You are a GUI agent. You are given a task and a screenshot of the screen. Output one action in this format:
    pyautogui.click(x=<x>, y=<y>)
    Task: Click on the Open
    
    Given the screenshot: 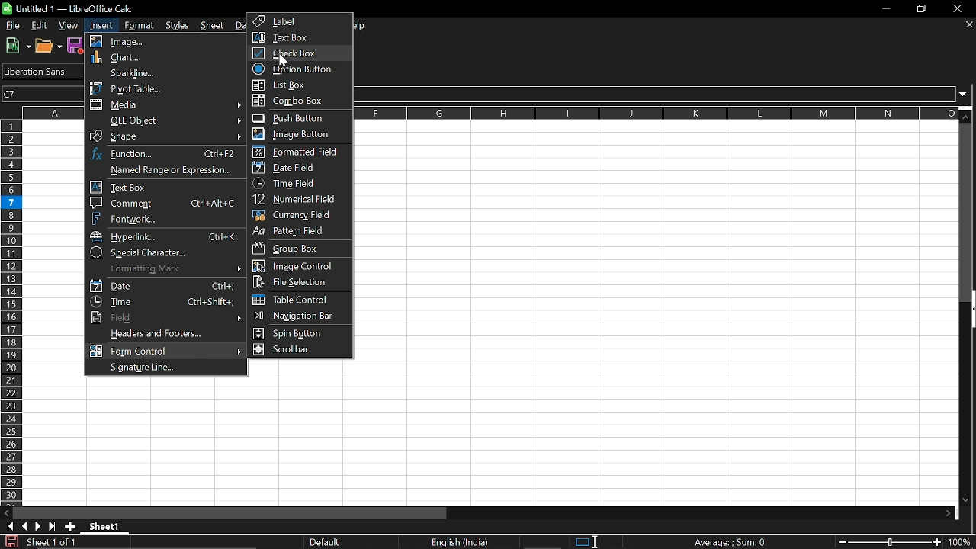 What is the action you would take?
    pyautogui.click(x=49, y=46)
    